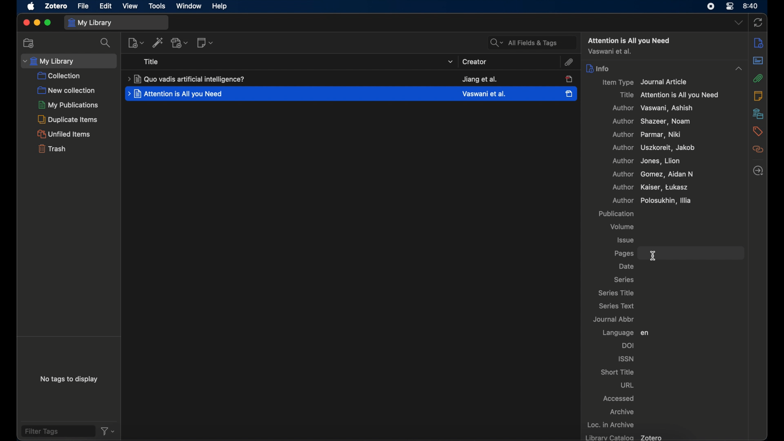 The width and height of the screenshot is (784, 441). Describe the element at coordinates (627, 267) in the screenshot. I see `date` at that location.